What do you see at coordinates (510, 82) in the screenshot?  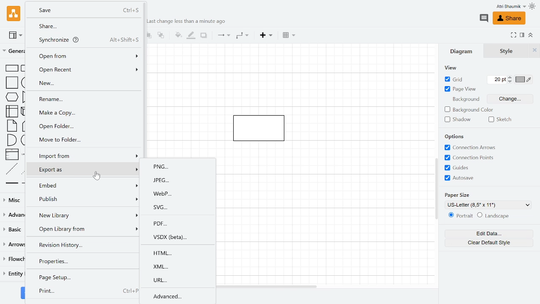 I see `Decrease grid pts` at bounding box center [510, 82].